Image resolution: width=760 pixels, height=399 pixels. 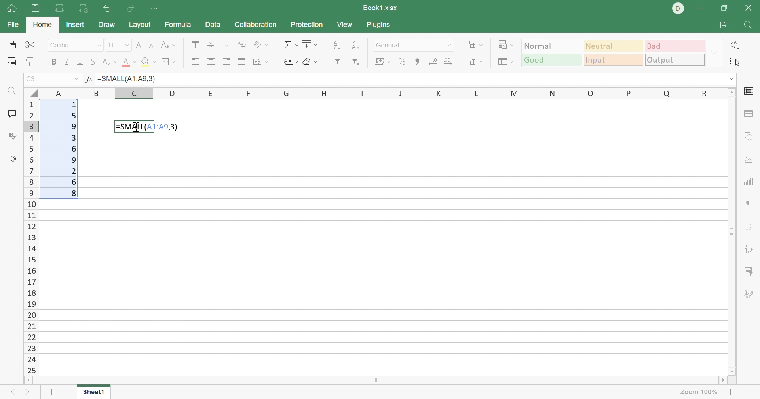 I want to click on Row, so click(x=385, y=93).